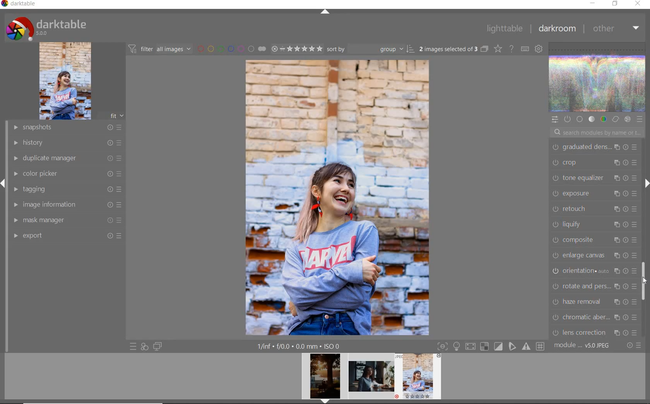  Describe the element at coordinates (596, 147) in the screenshot. I see `graduated density` at that location.